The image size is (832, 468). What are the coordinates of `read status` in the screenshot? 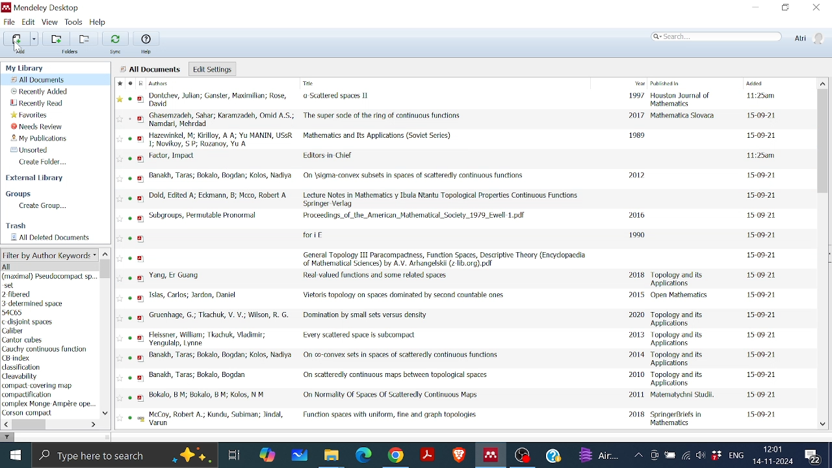 It's located at (131, 318).